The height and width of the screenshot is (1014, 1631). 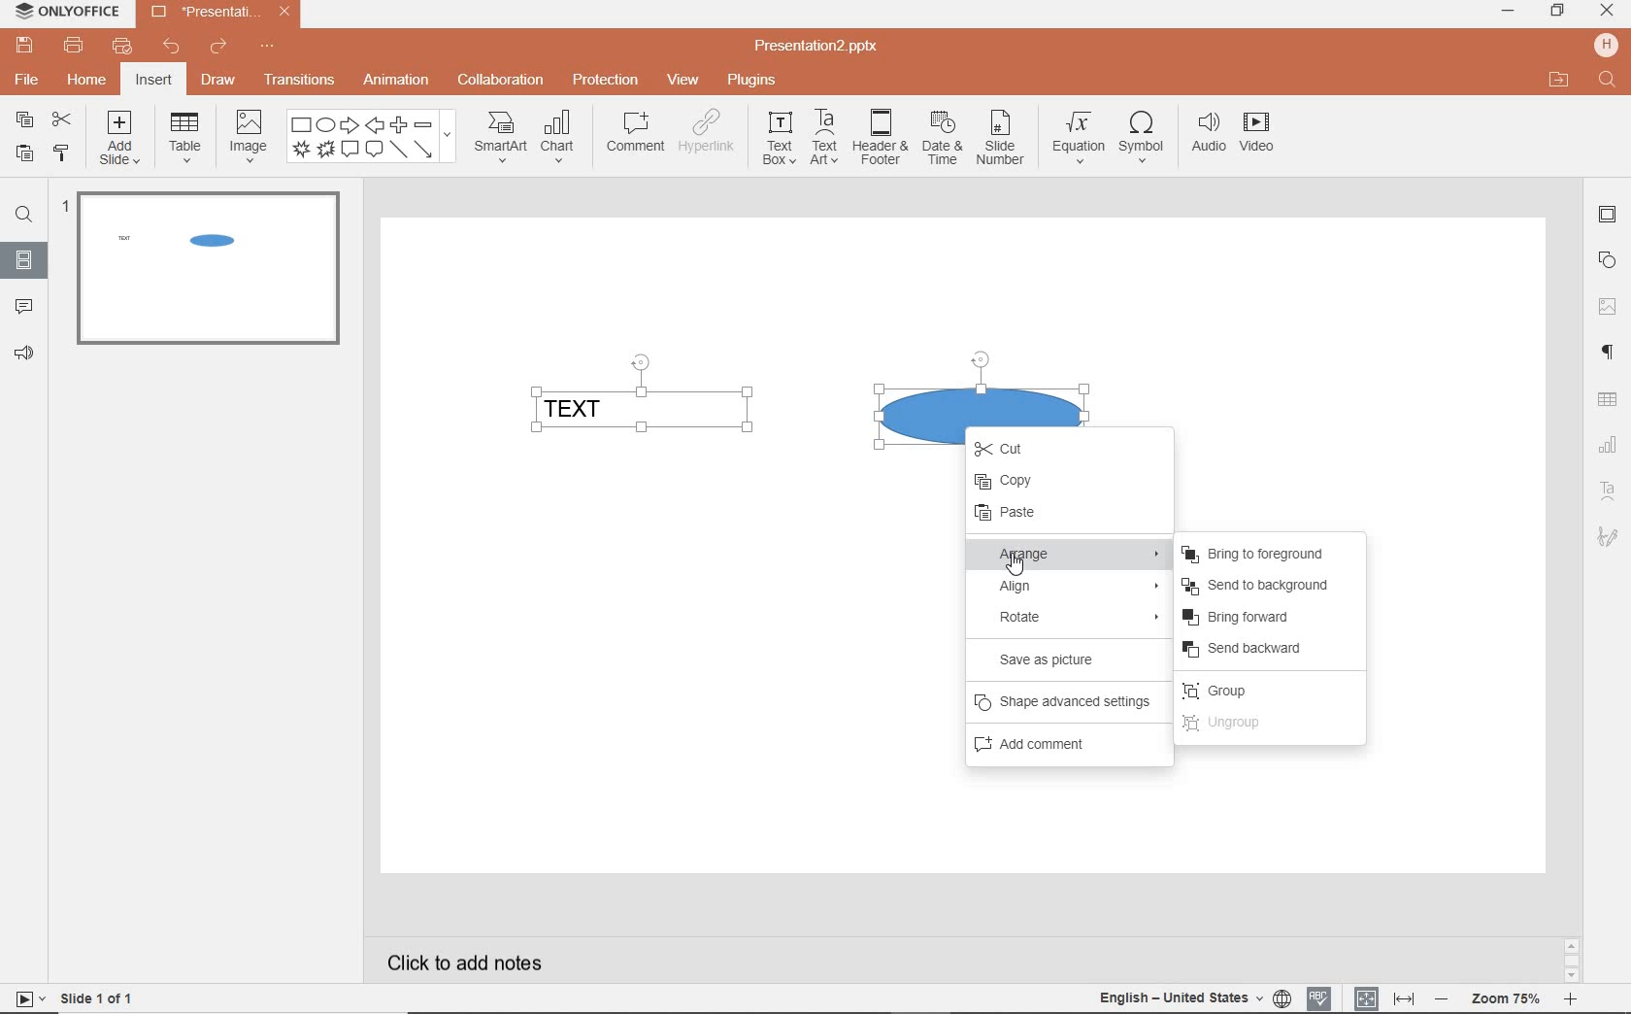 What do you see at coordinates (1034, 480) in the screenshot?
I see `COPY` at bounding box center [1034, 480].